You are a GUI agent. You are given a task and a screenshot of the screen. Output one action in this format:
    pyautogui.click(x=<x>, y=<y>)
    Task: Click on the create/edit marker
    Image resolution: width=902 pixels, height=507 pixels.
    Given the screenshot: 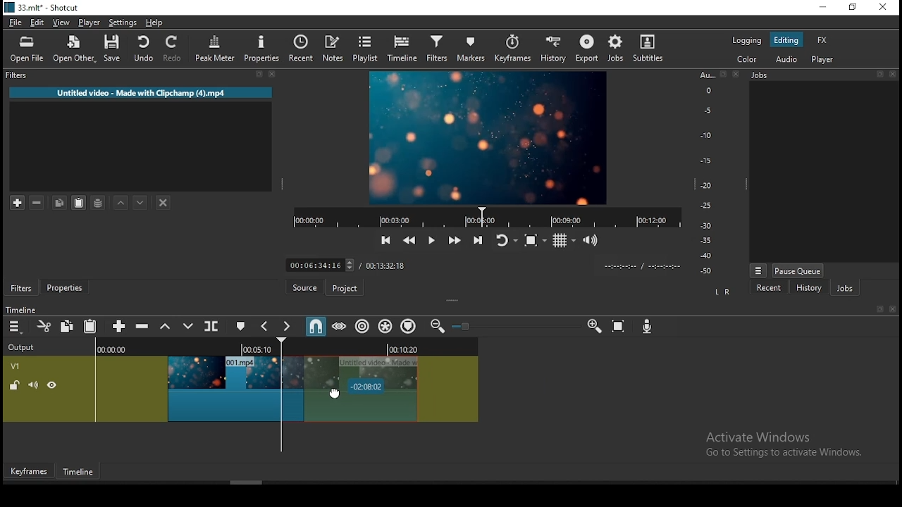 What is the action you would take?
    pyautogui.click(x=242, y=327)
    